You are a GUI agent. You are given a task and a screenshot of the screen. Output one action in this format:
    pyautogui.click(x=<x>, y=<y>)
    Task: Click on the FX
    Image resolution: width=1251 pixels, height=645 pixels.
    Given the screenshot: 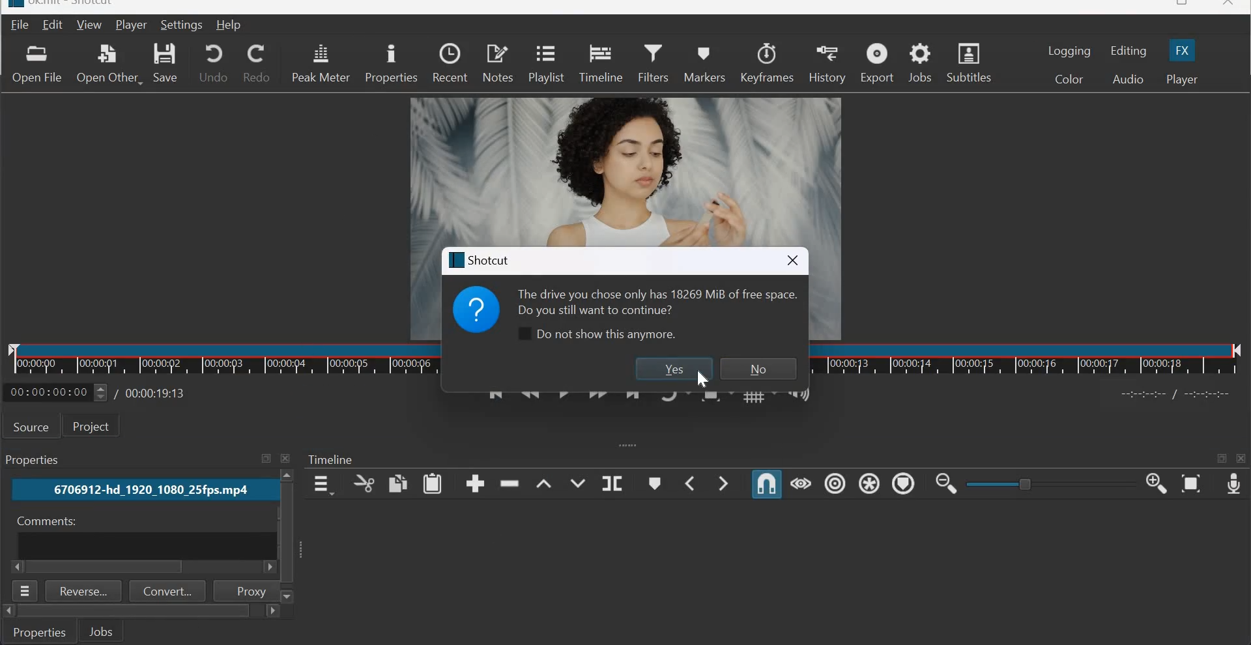 What is the action you would take?
    pyautogui.click(x=1183, y=49)
    